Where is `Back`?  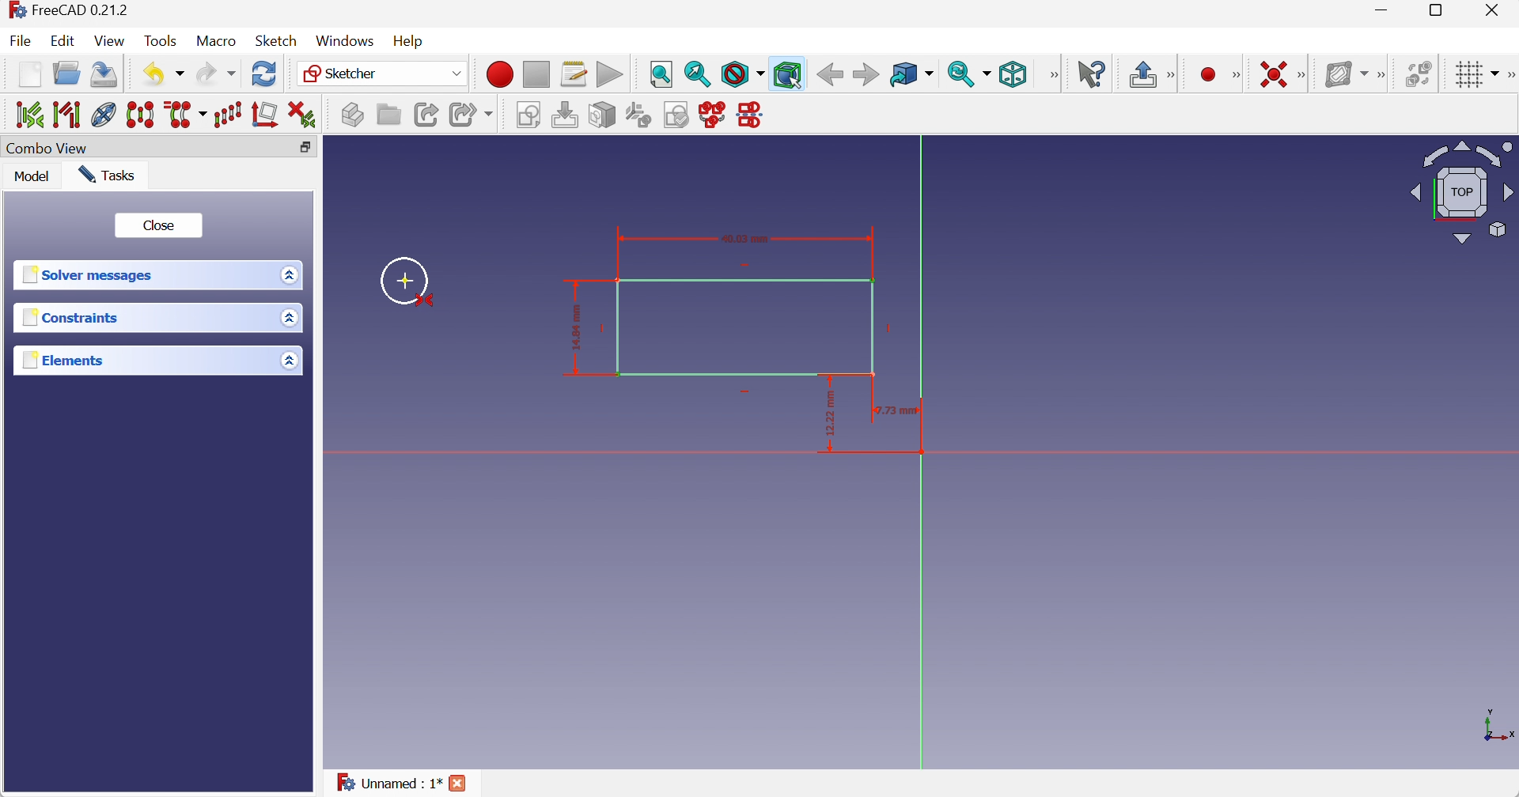 Back is located at coordinates (829, 75).